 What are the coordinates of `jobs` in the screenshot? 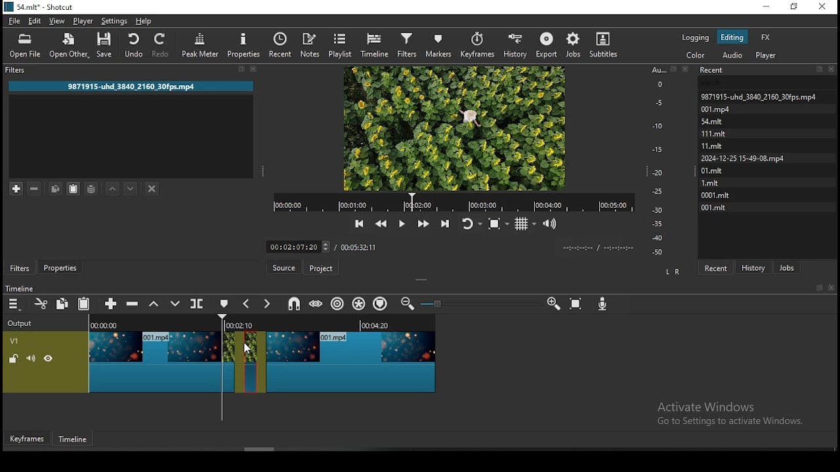 It's located at (787, 267).